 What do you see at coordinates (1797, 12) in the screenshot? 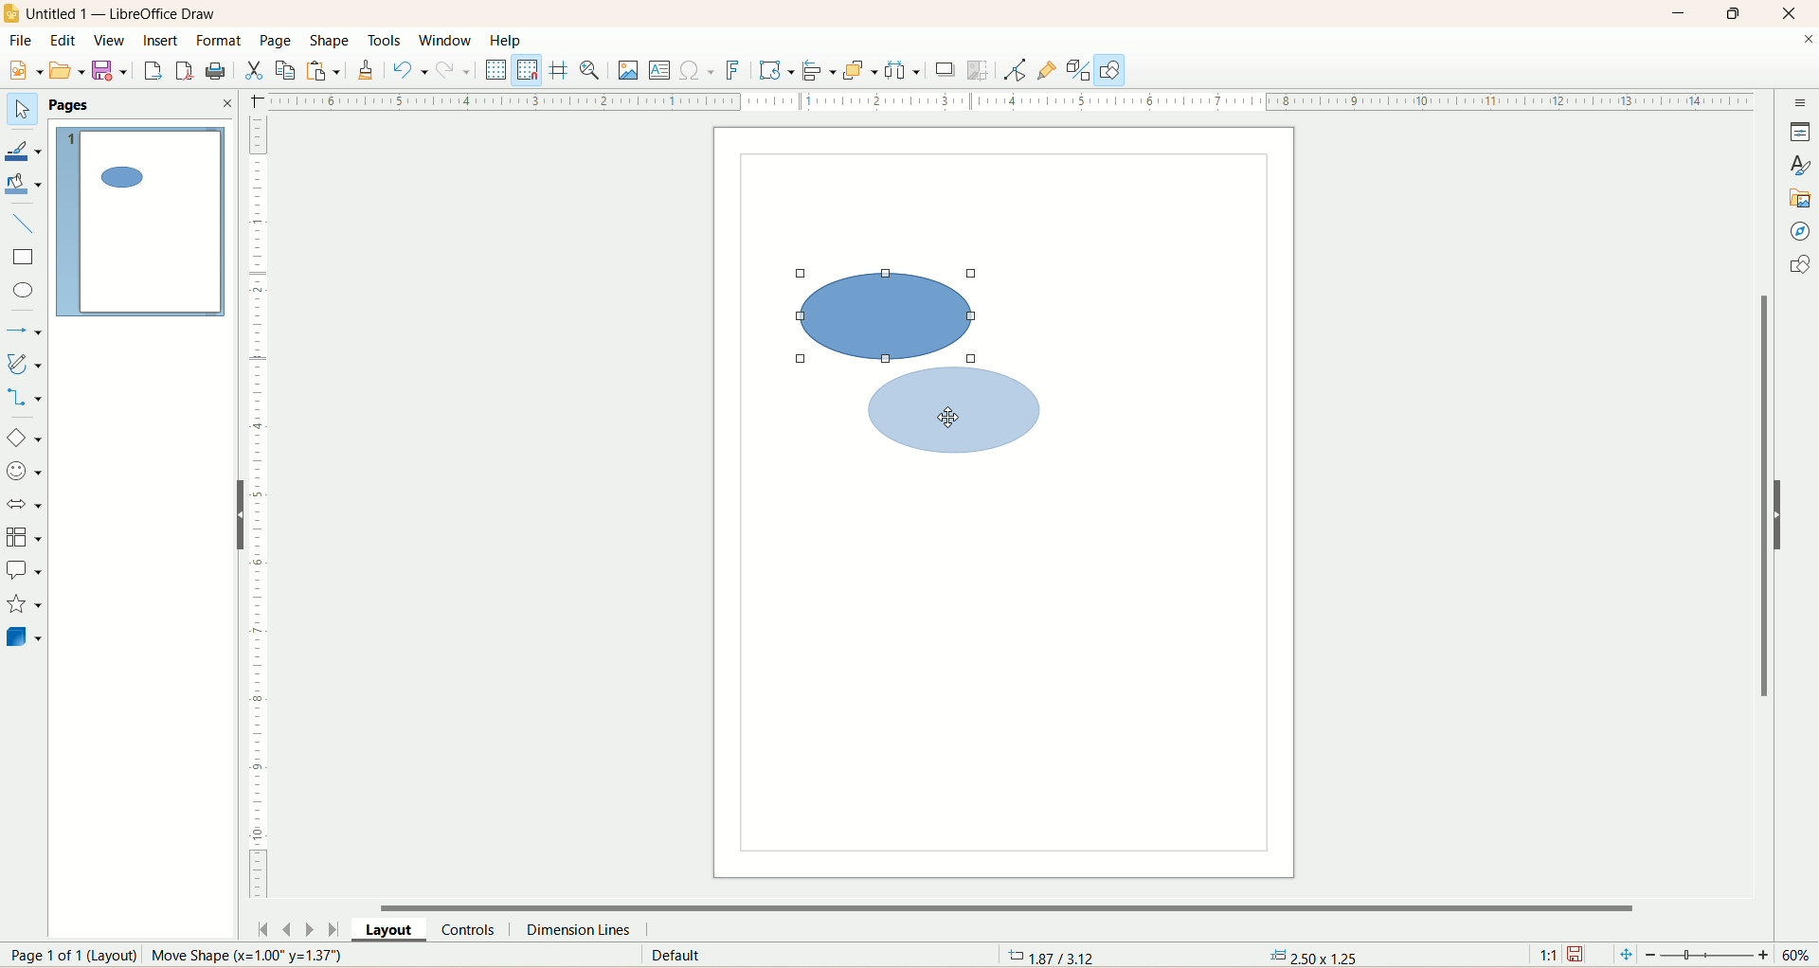
I see `close` at bounding box center [1797, 12].